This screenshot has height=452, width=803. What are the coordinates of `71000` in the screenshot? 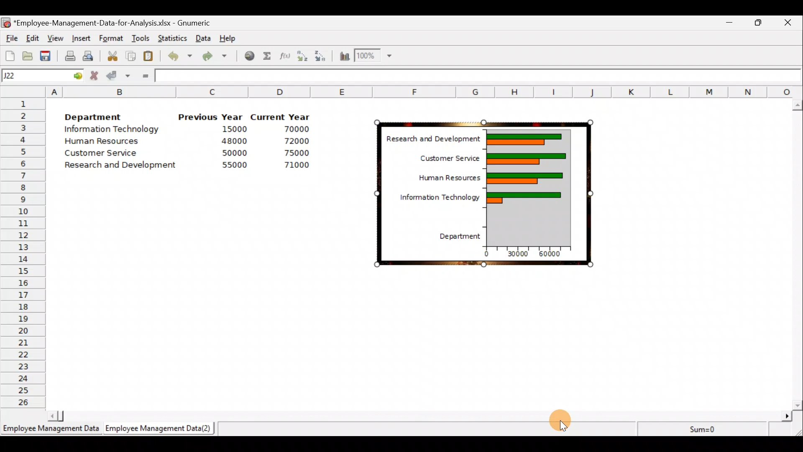 It's located at (295, 166).